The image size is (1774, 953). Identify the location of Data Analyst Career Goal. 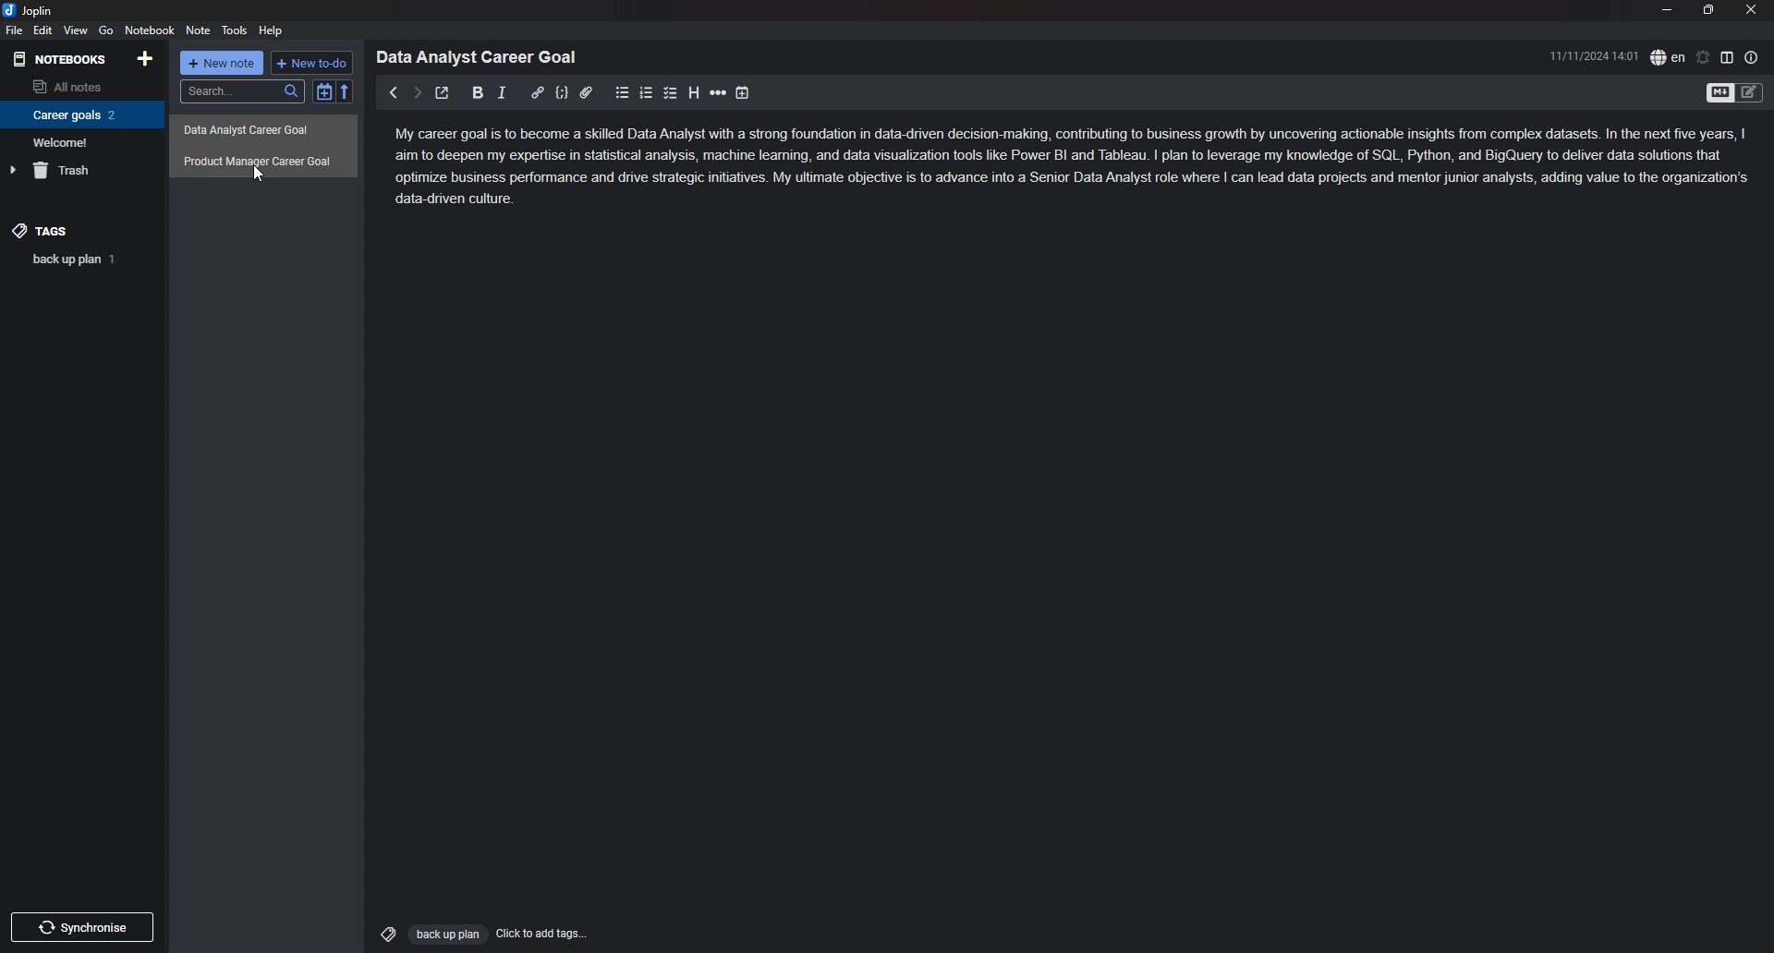
(262, 131).